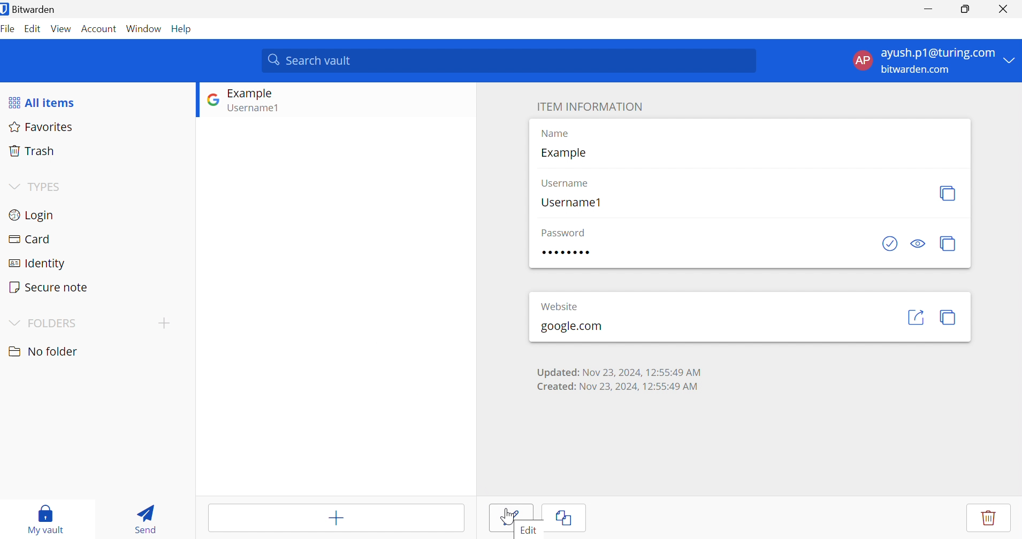 This screenshot has height=539, width=1022. Describe the element at coordinates (98, 28) in the screenshot. I see `Account` at that location.